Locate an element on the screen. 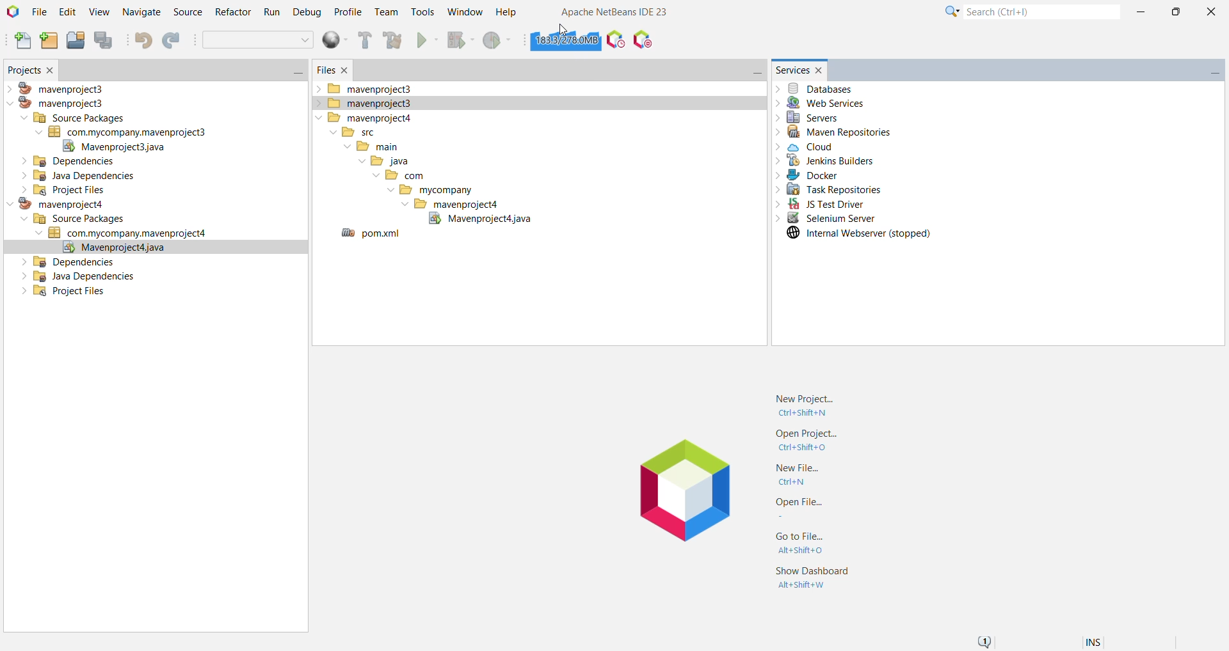  Jave Source Package (com.mycompany.mavenproject4) is located at coordinates (126, 236).